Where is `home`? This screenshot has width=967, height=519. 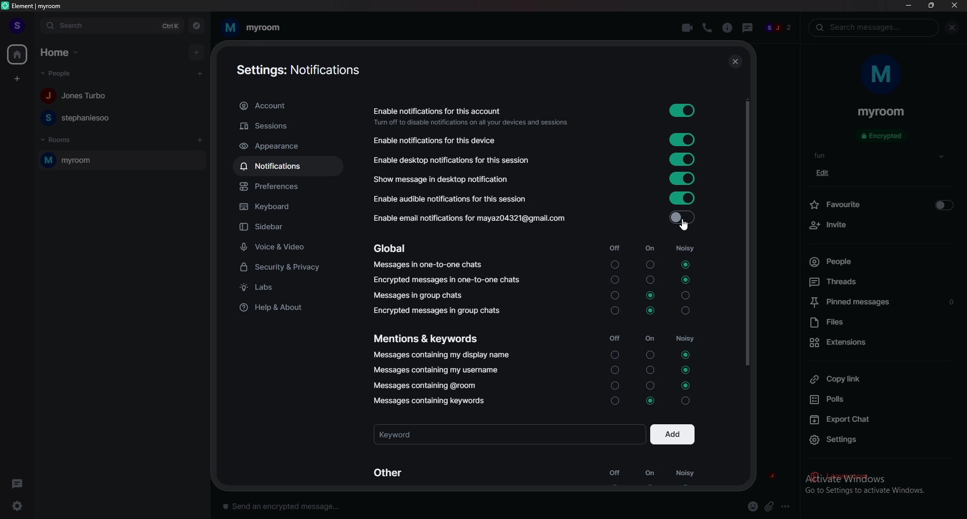 home is located at coordinates (60, 53).